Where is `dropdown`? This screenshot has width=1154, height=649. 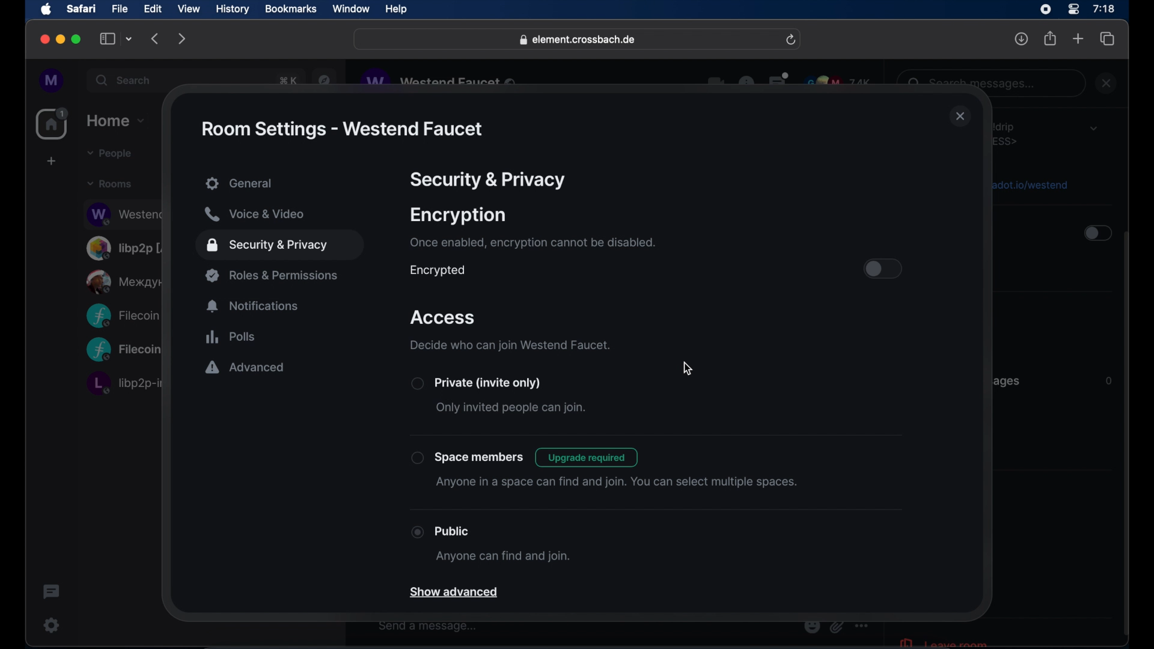 dropdown is located at coordinates (1093, 128).